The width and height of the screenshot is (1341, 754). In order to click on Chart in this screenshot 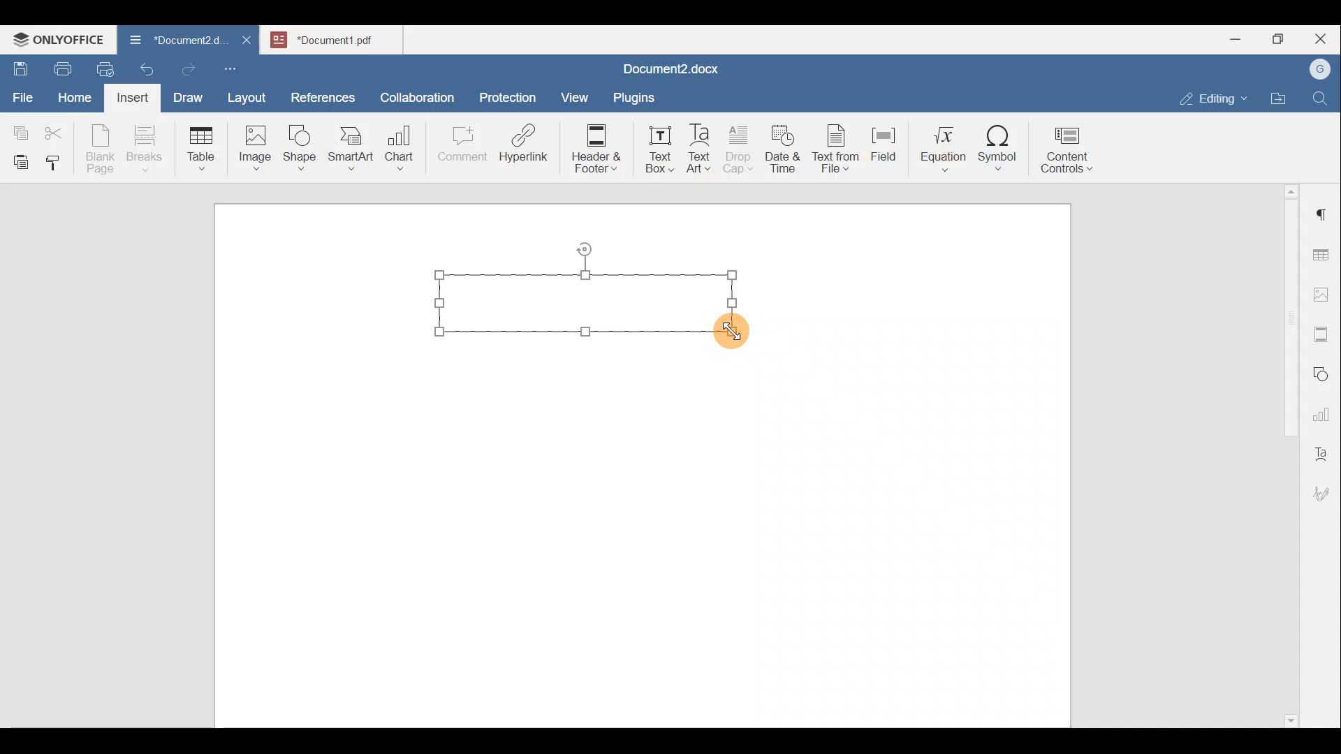, I will do `click(397, 149)`.